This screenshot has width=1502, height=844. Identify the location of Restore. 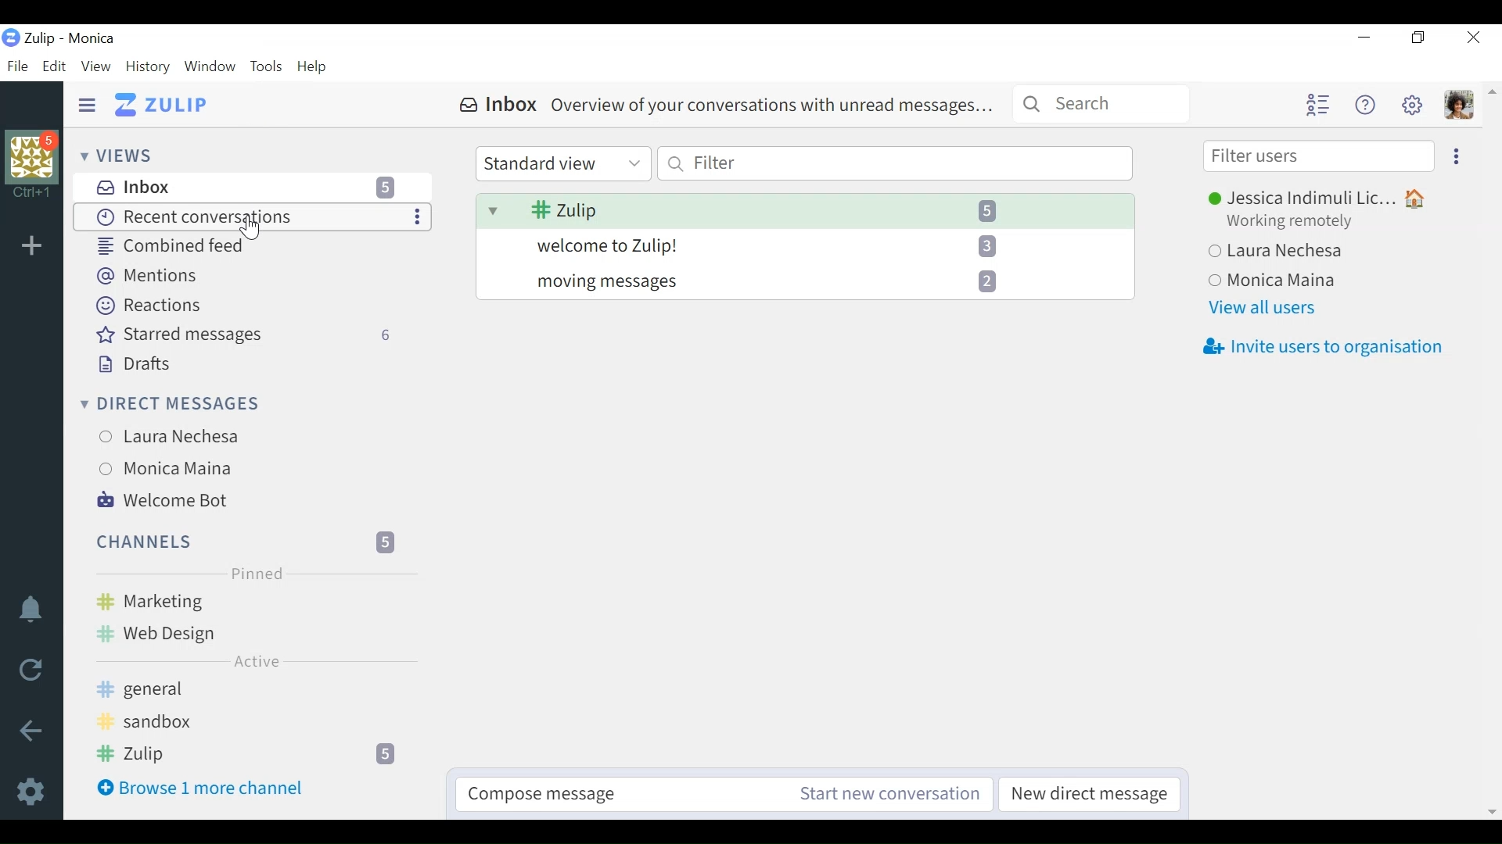
(1417, 38).